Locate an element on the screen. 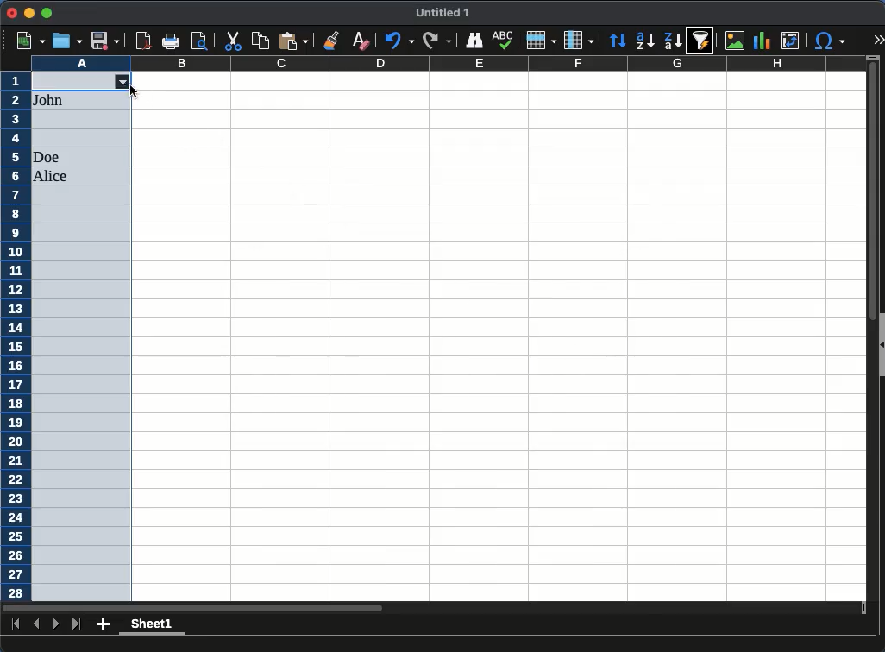 Image resolution: width=885 pixels, height=652 pixels. scroll is located at coordinates (867, 335).